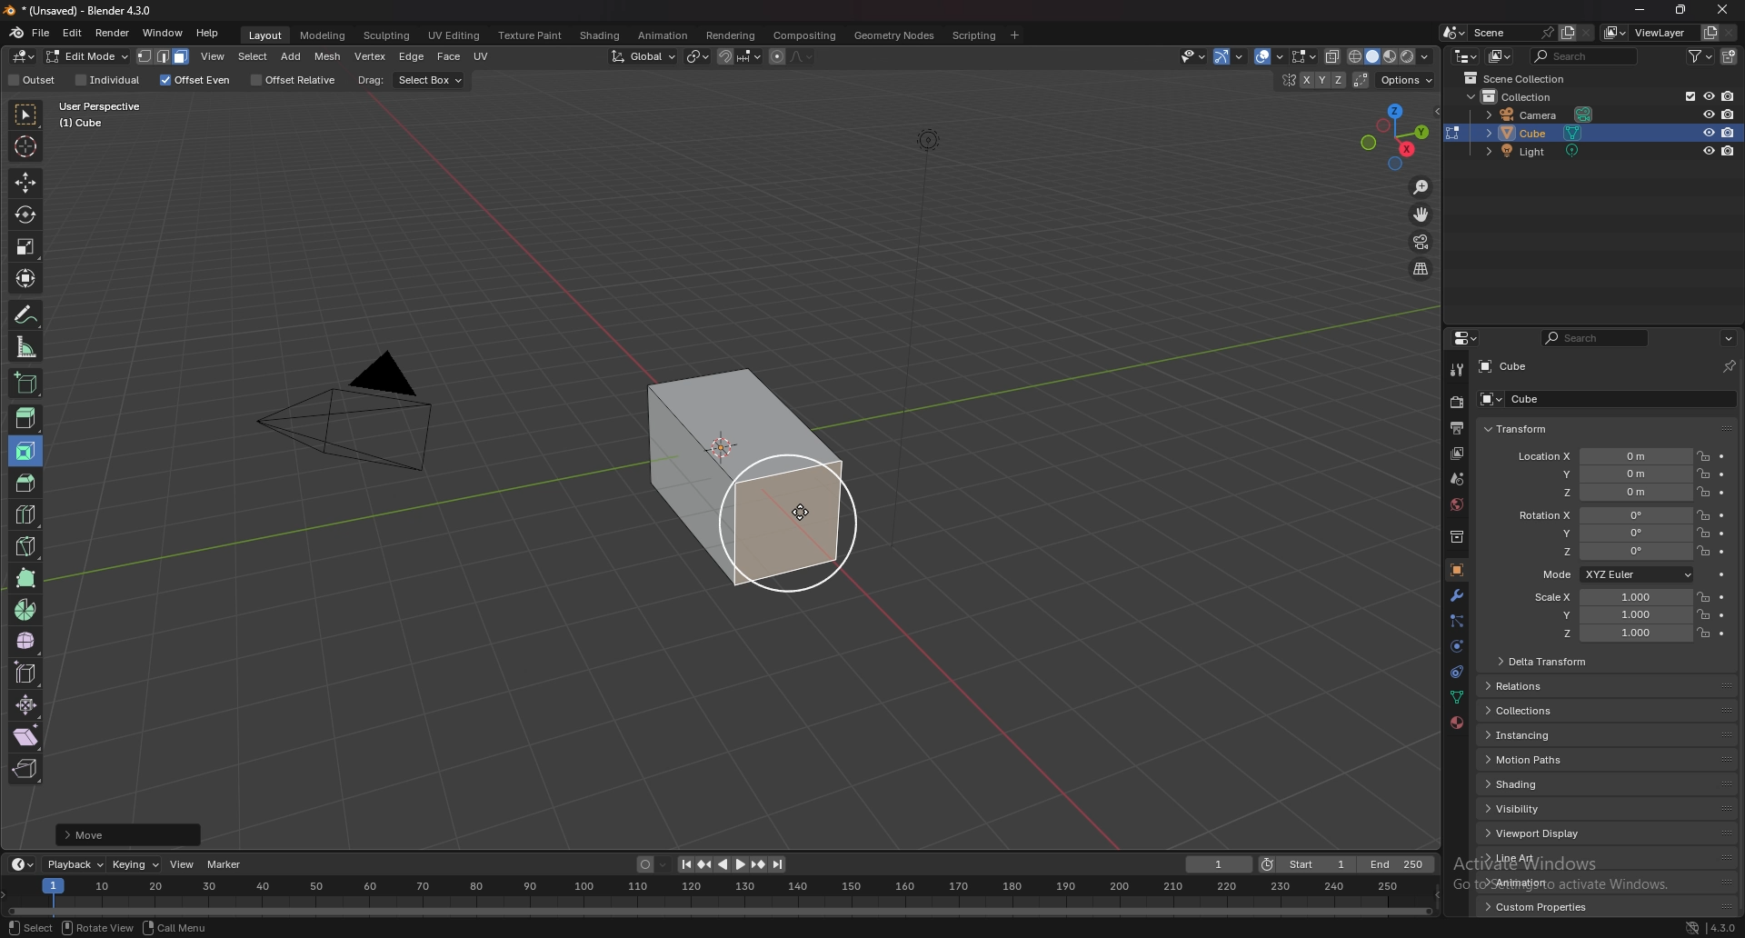 This screenshot has height=938, width=1745. Describe the element at coordinates (1603, 474) in the screenshot. I see `location y` at that location.